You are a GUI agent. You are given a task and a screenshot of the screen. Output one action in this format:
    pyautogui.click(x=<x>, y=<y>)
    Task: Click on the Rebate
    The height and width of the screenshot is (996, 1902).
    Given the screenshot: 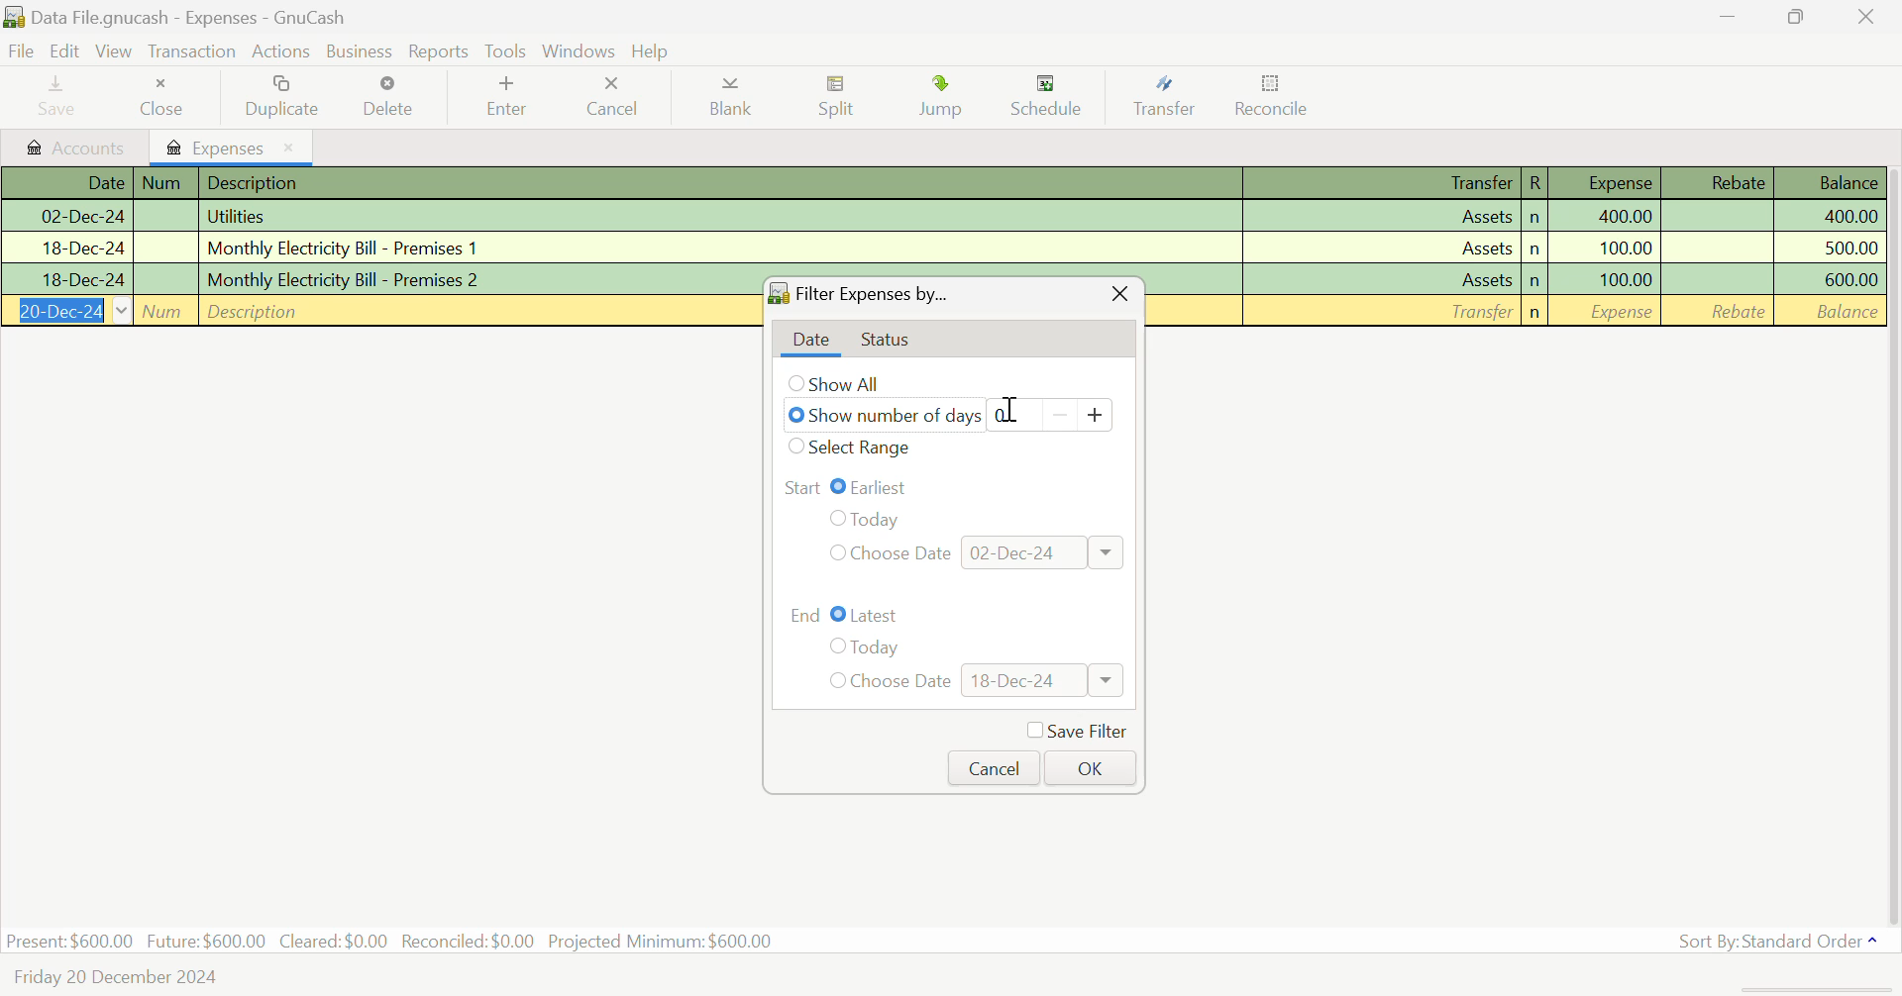 What is the action you would take?
    pyautogui.click(x=1718, y=279)
    